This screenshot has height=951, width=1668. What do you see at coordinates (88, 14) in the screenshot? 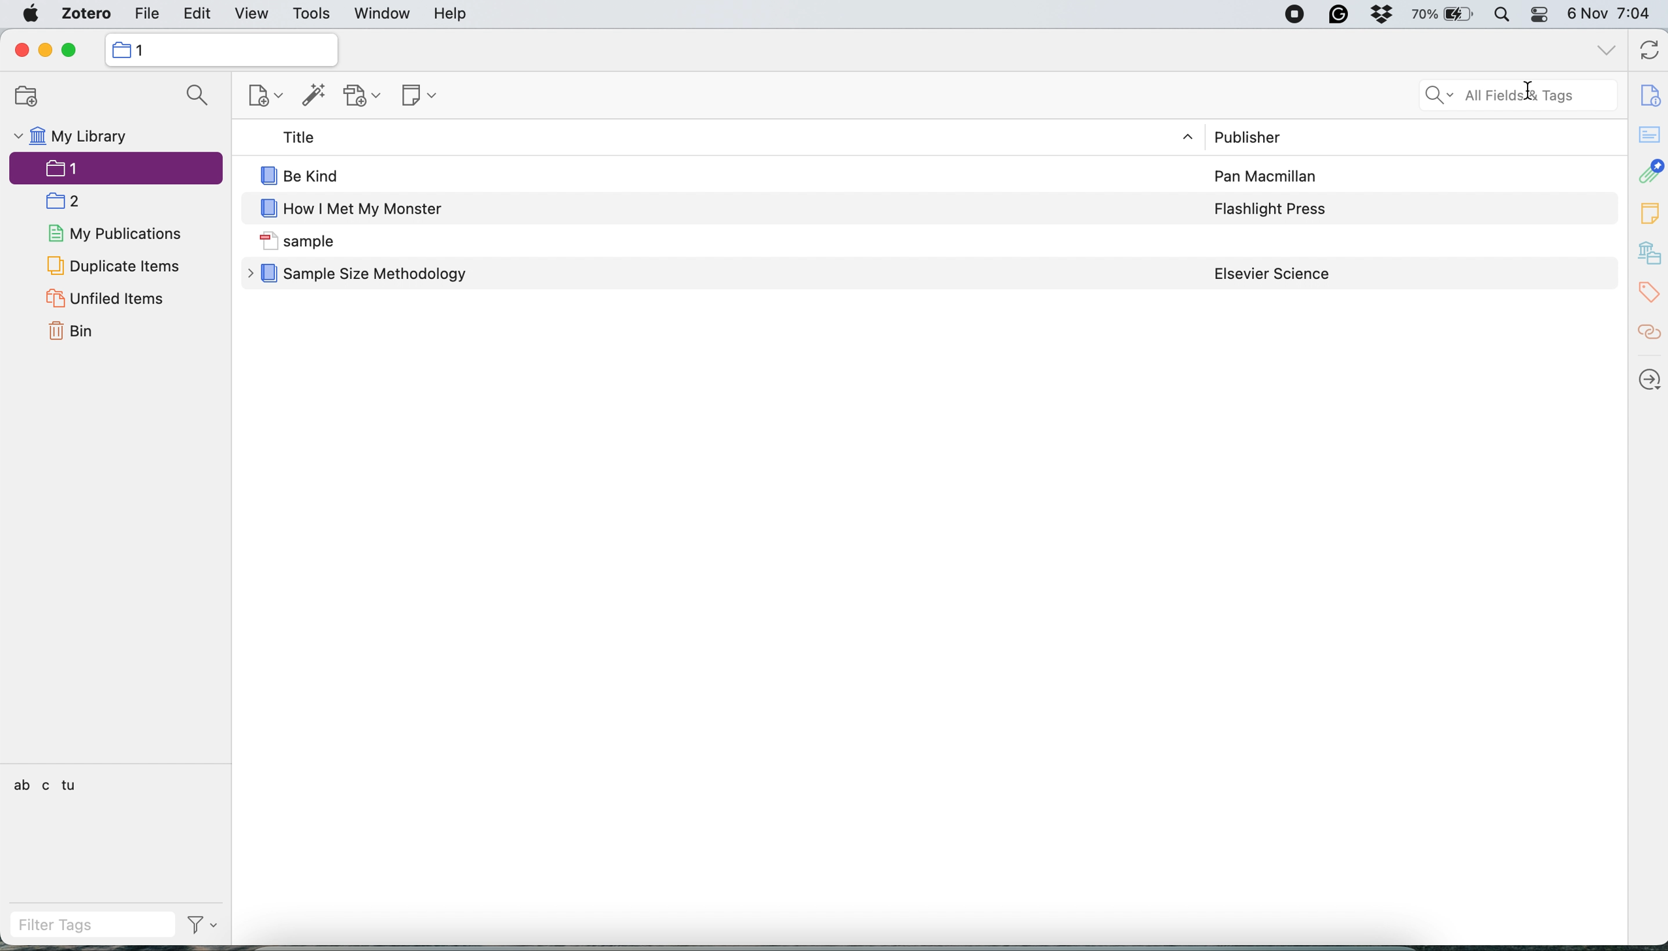
I see `zotero` at bounding box center [88, 14].